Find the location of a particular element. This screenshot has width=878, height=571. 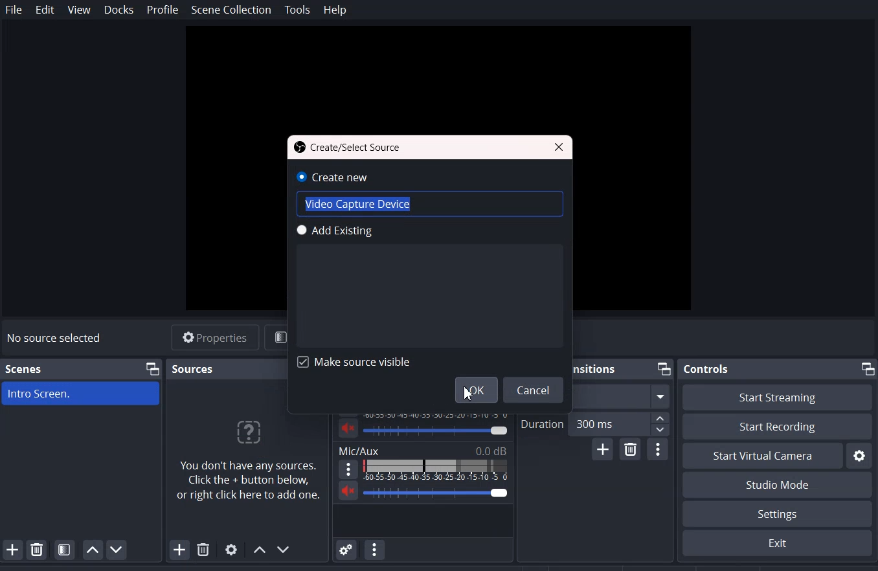

Duration is located at coordinates (595, 423).